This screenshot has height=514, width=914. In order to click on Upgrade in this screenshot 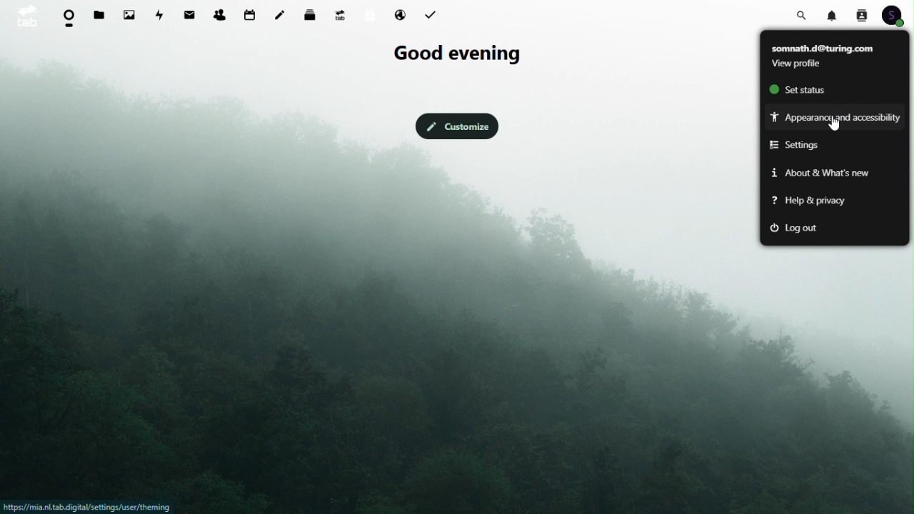, I will do `click(340, 14)`.